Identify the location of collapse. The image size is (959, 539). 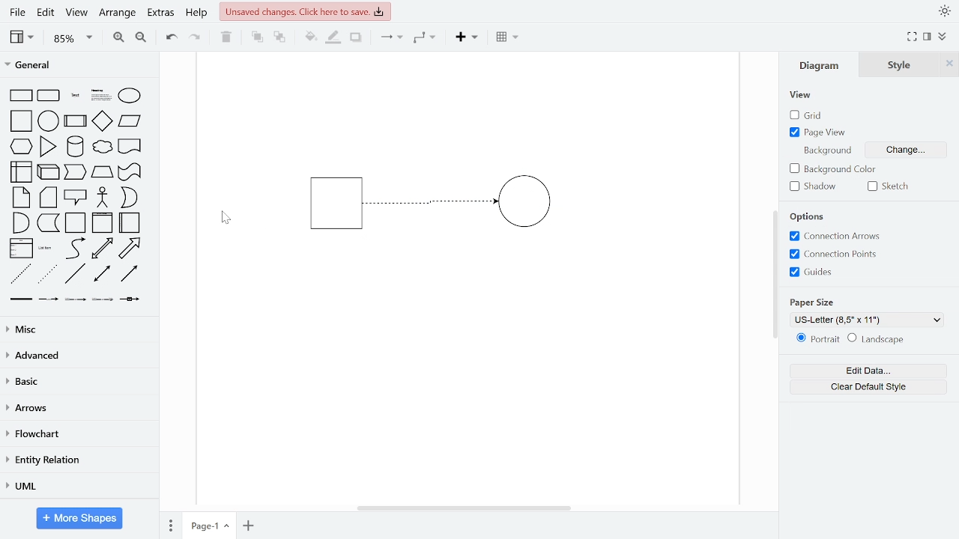
(944, 37).